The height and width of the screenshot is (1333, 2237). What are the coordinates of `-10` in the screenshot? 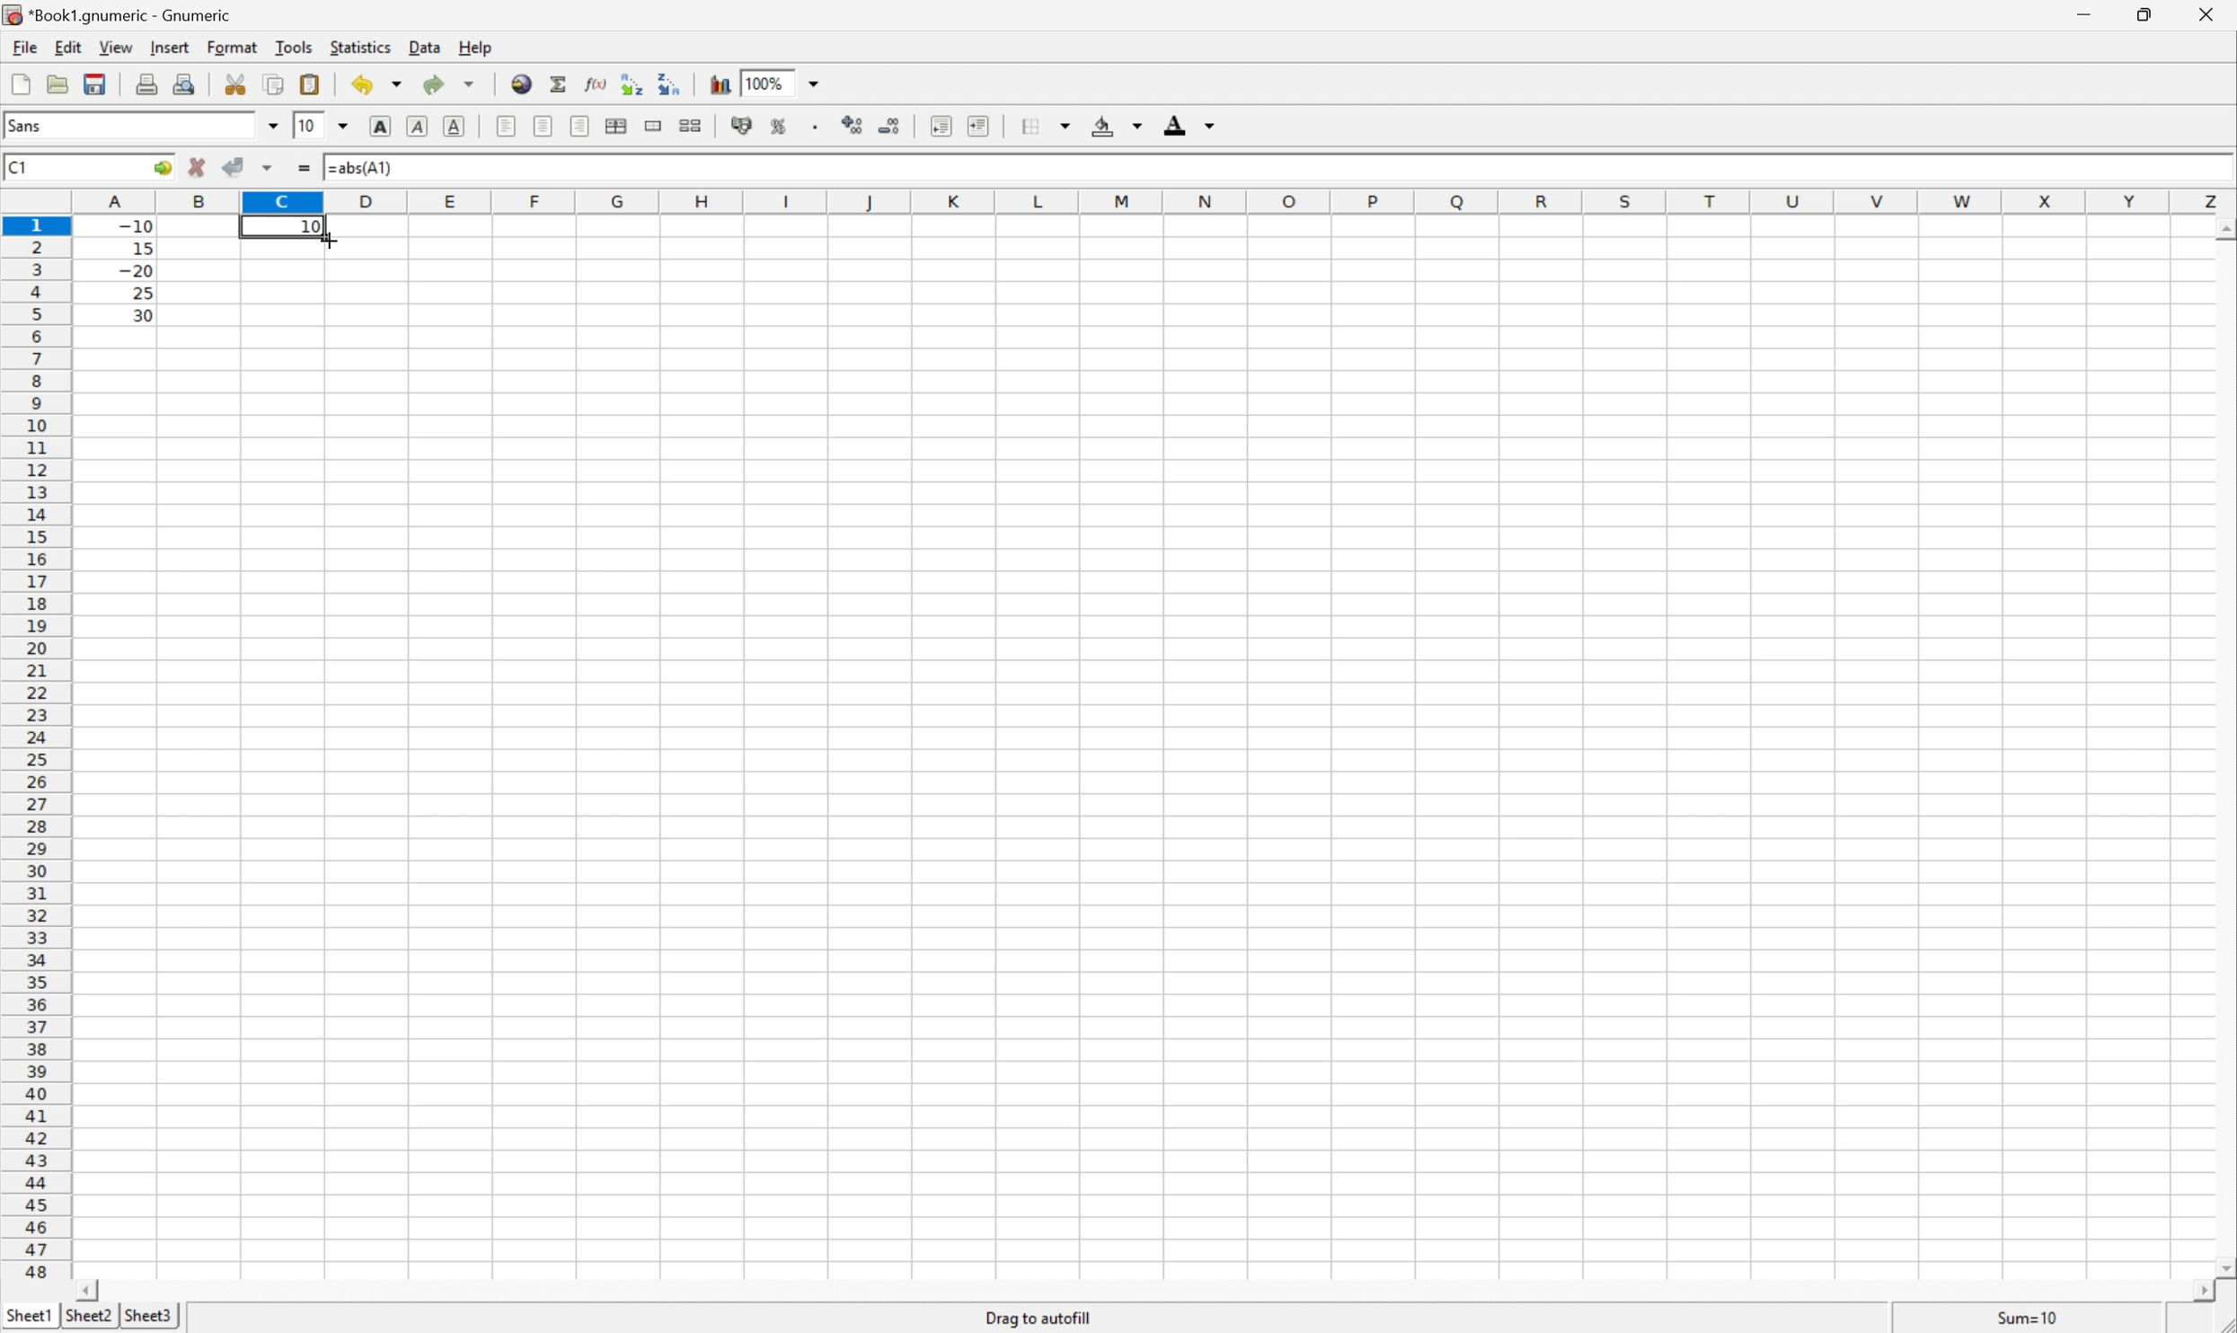 It's located at (136, 224).